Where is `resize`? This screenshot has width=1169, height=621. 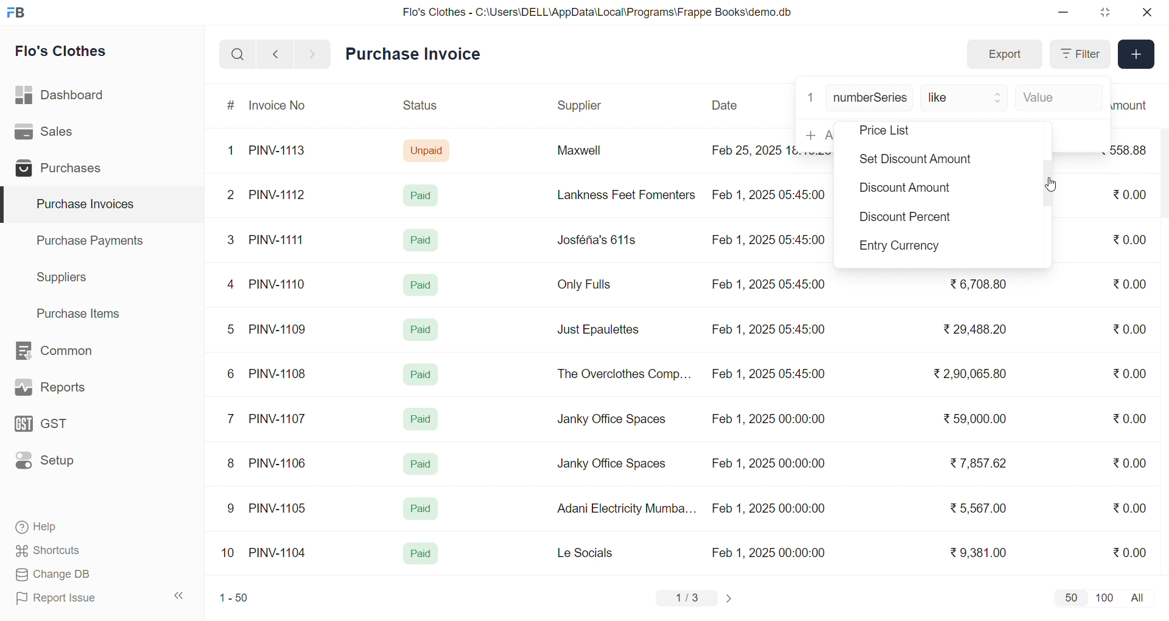 resize is located at coordinates (1104, 12).